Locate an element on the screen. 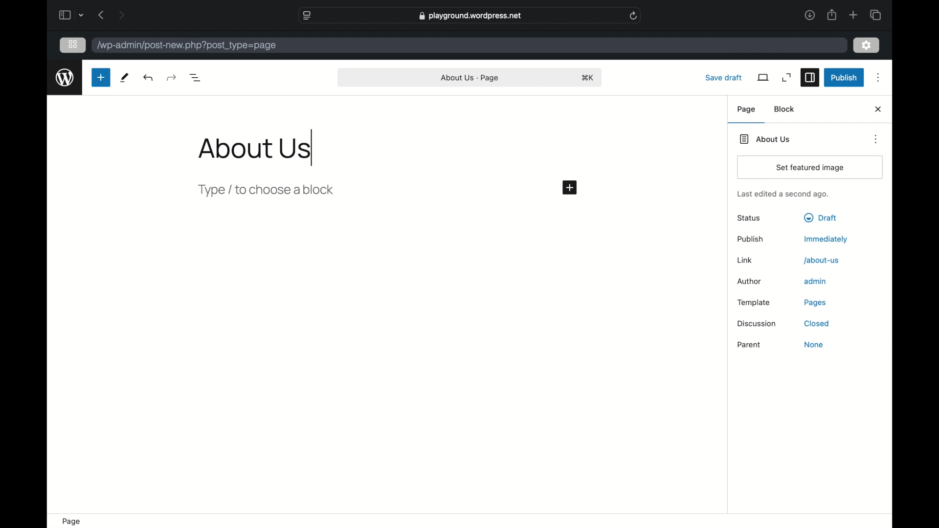 The width and height of the screenshot is (939, 528). immediately is located at coordinates (826, 240).